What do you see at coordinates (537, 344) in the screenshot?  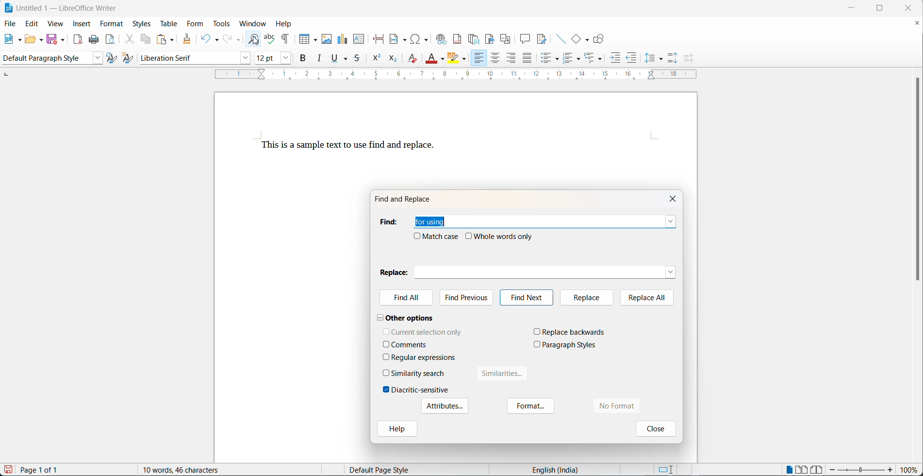 I see `checkbox` at bounding box center [537, 344].